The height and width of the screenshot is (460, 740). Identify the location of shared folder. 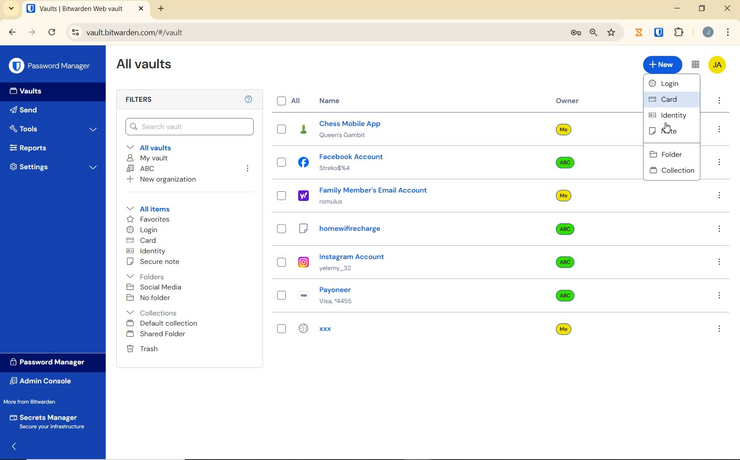
(157, 334).